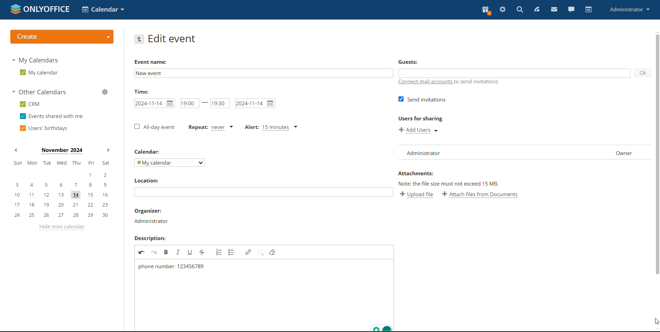  What do you see at coordinates (273, 252) in the screenshot?
I see `remove filter` at bounding box center [273, 252].